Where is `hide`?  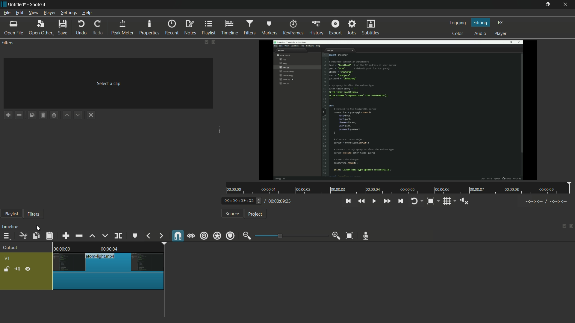 hide is located at coordinates (28, 269).